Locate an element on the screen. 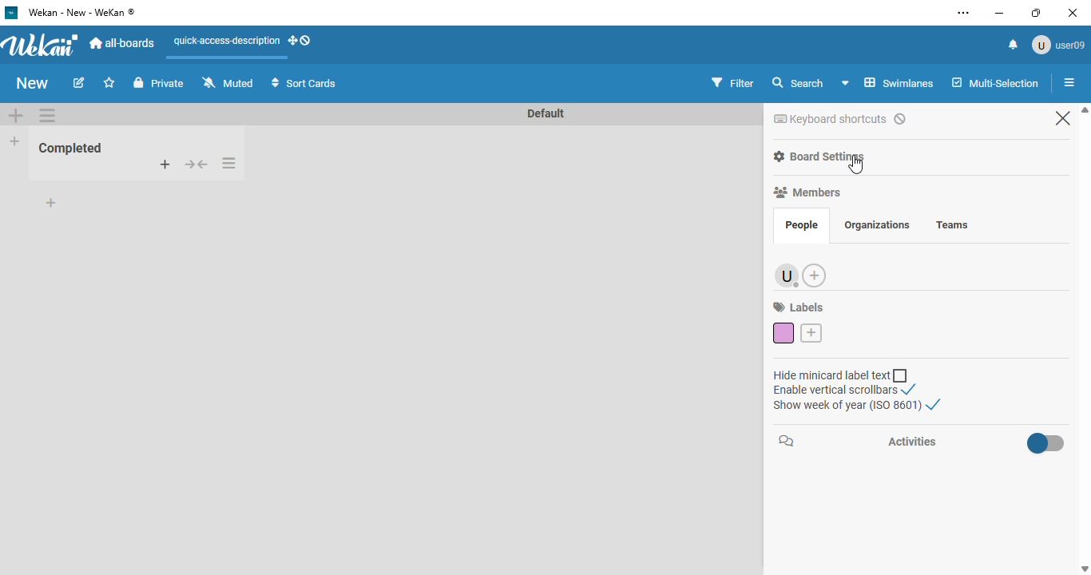 Image resolution: width=1091 pixels, height=575 pixels. wekan is located at coordinates (42, 46).